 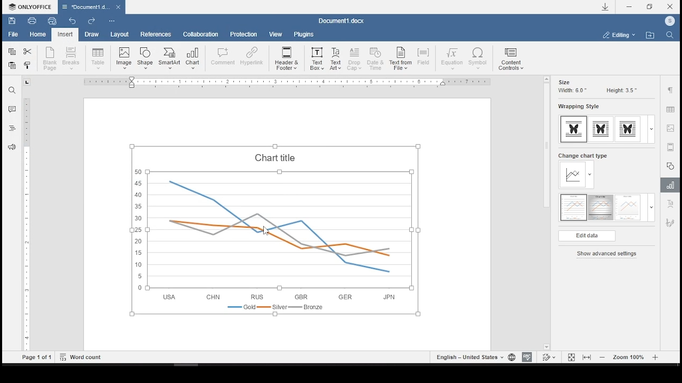 I want to click on signature, so click(x=671, y=222).